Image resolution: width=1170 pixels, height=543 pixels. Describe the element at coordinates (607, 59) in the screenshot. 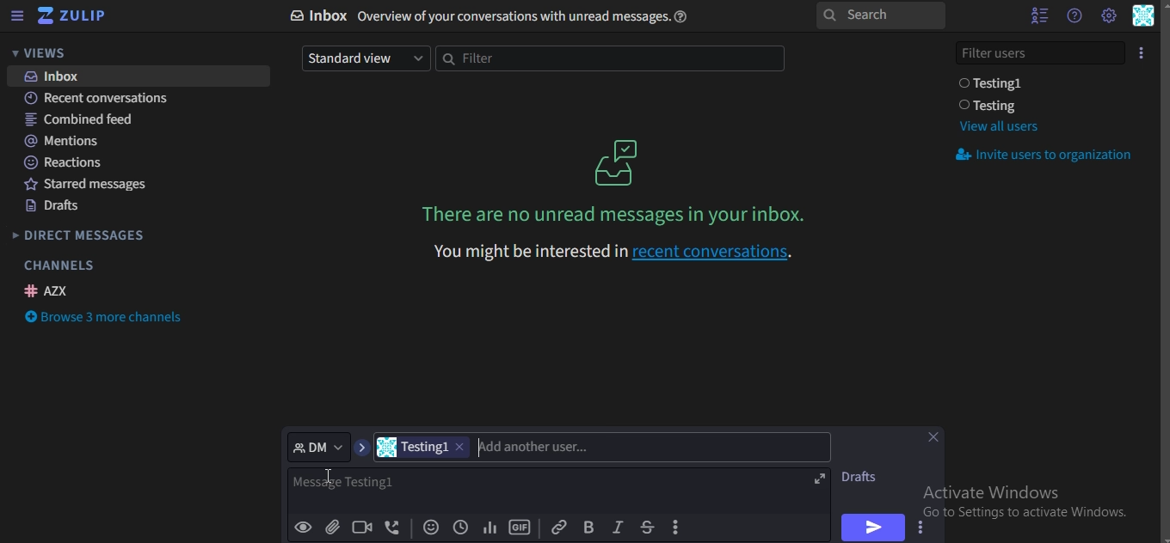

I see `filter` at that location.